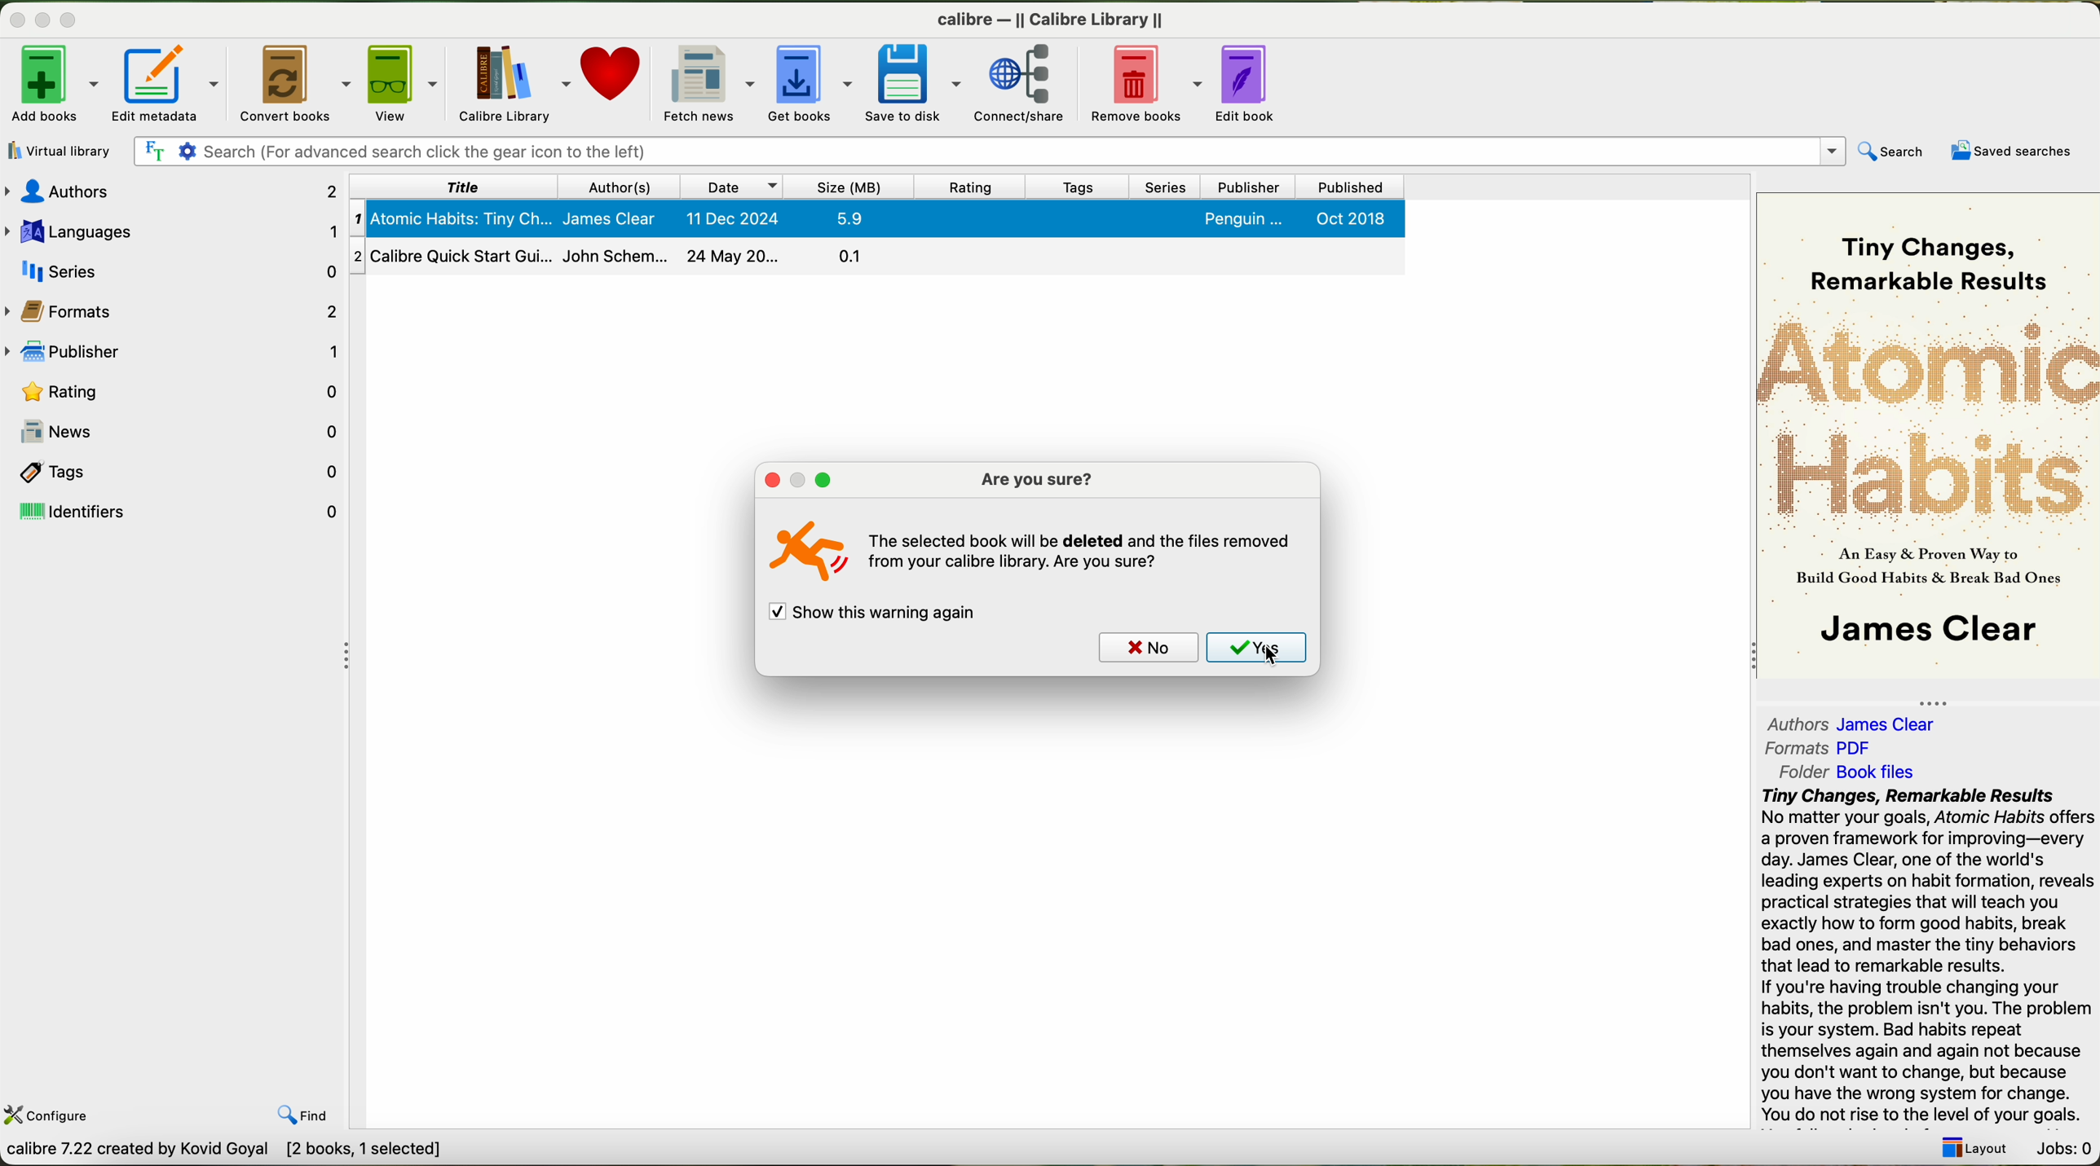 The height and width of the screenshot is (1166, 2100). I want to click on news, so click(176, 426).